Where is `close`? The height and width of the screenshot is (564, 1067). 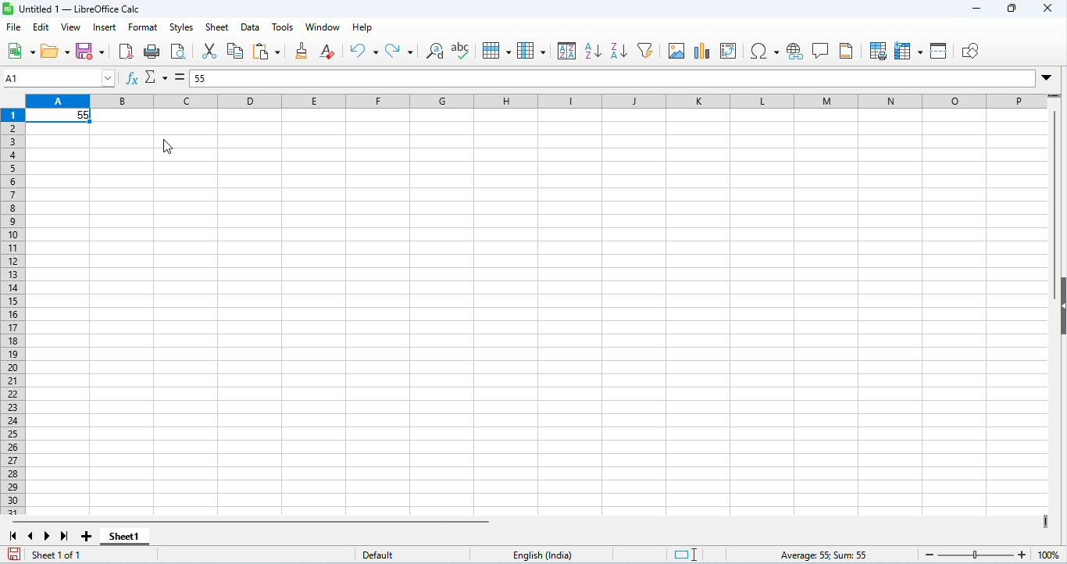
close is located at coordinates (1047, 9).